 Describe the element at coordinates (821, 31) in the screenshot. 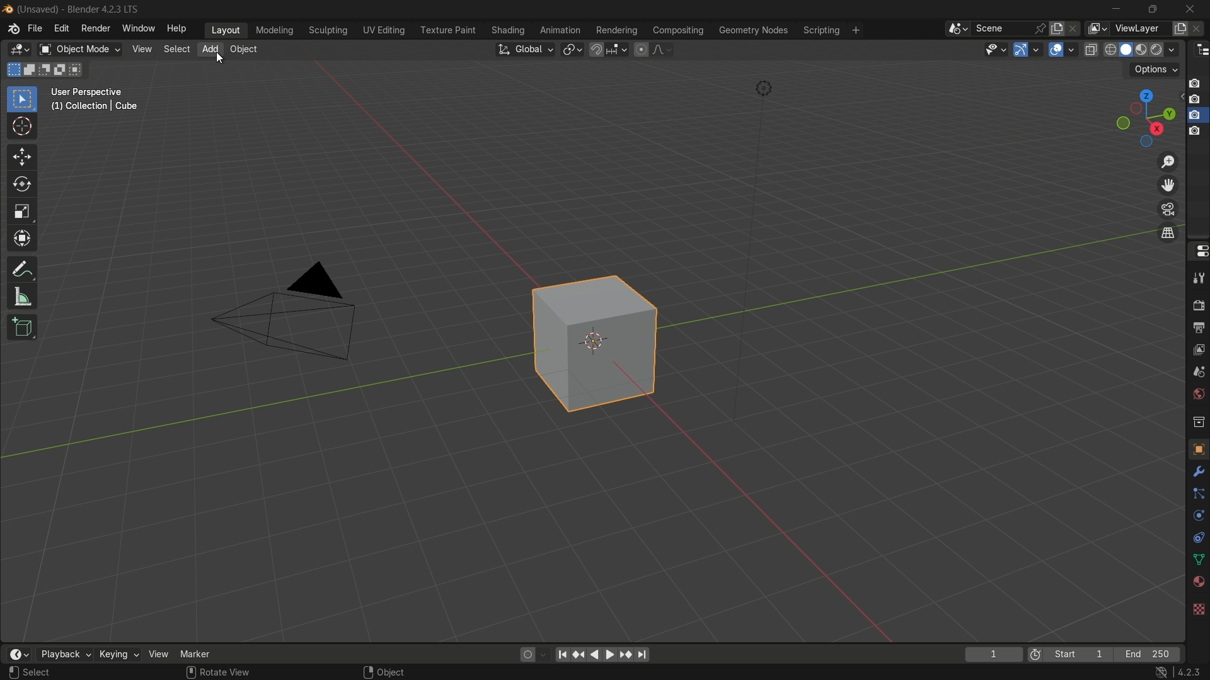

I see `scripting` at that location.